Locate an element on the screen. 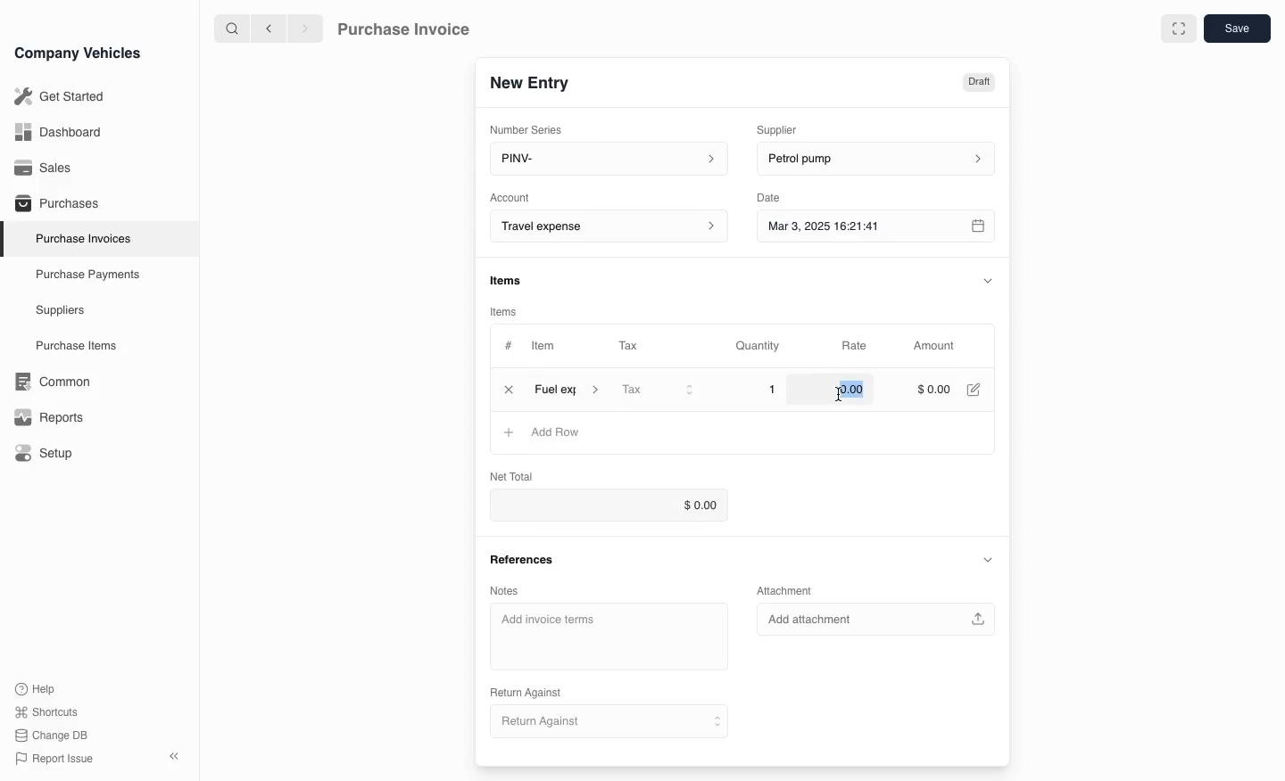 This screenshot has width=1285, height=781. close sidebar is located at coordinates (176, 754).